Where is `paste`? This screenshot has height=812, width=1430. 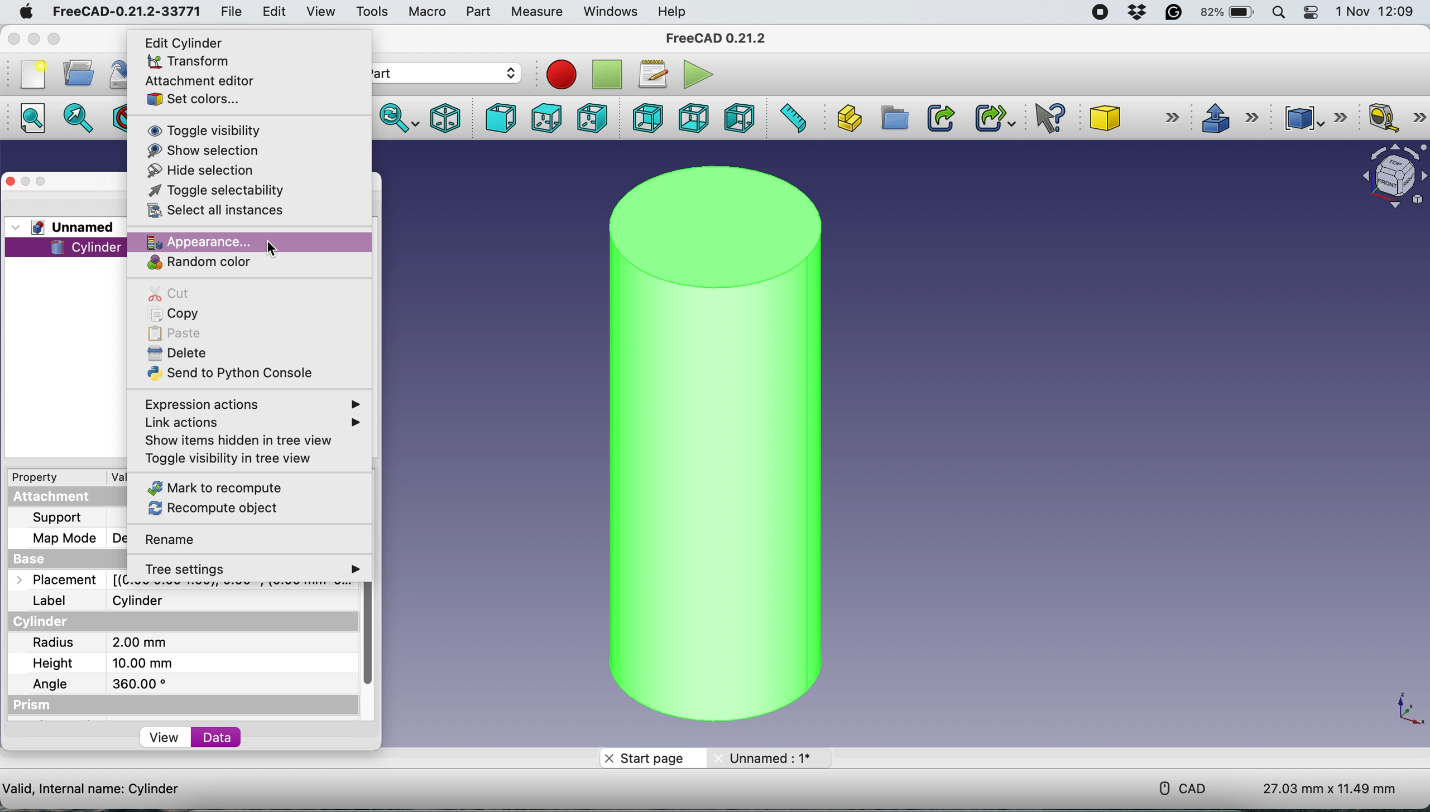
paste is located at coordinates (173, 335).